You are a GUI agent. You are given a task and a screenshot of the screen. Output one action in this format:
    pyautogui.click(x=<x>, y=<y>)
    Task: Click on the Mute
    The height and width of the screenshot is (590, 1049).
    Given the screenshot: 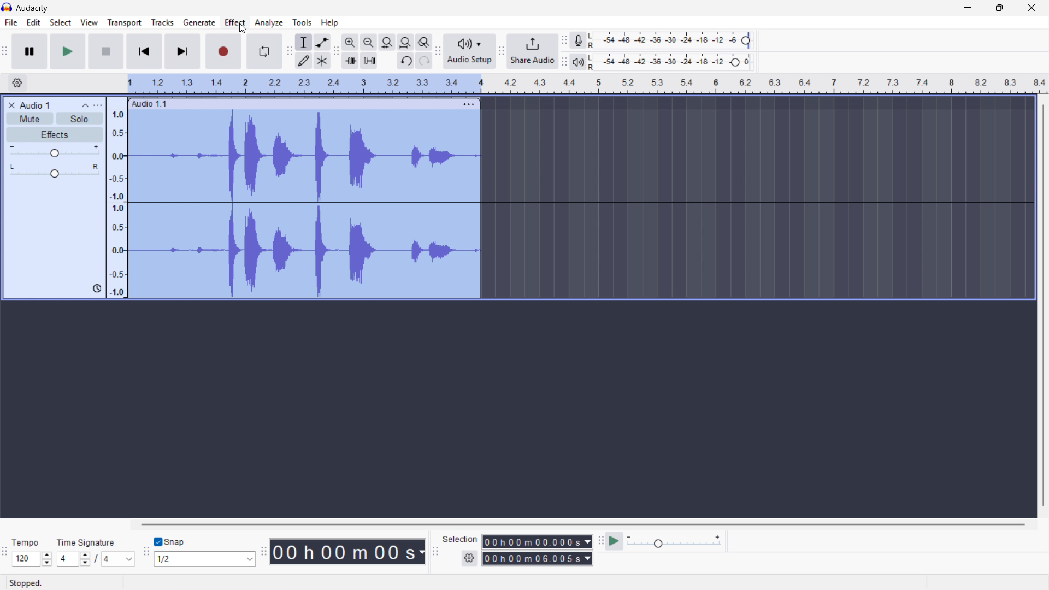 What is the action you would take?
    pyautogui.click(x=31, y=119)
    